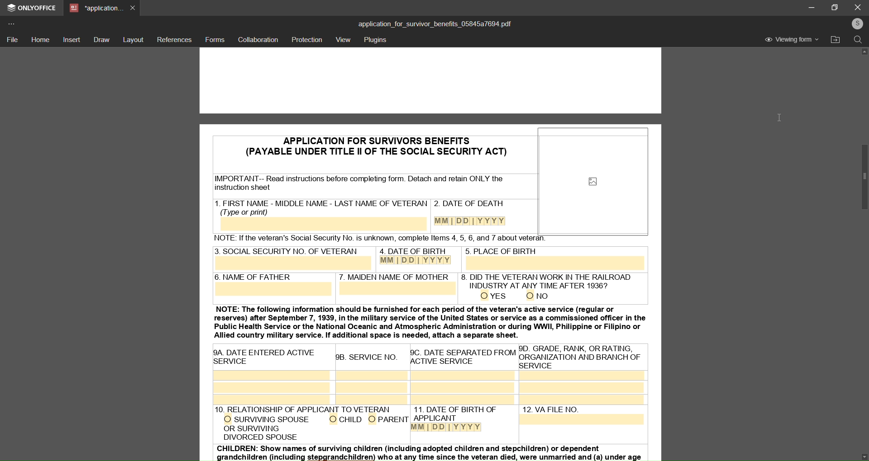 The image size is (869, 461). Describe the element at coordinates (343, 40) in the screenshot. I see `view` at that location.